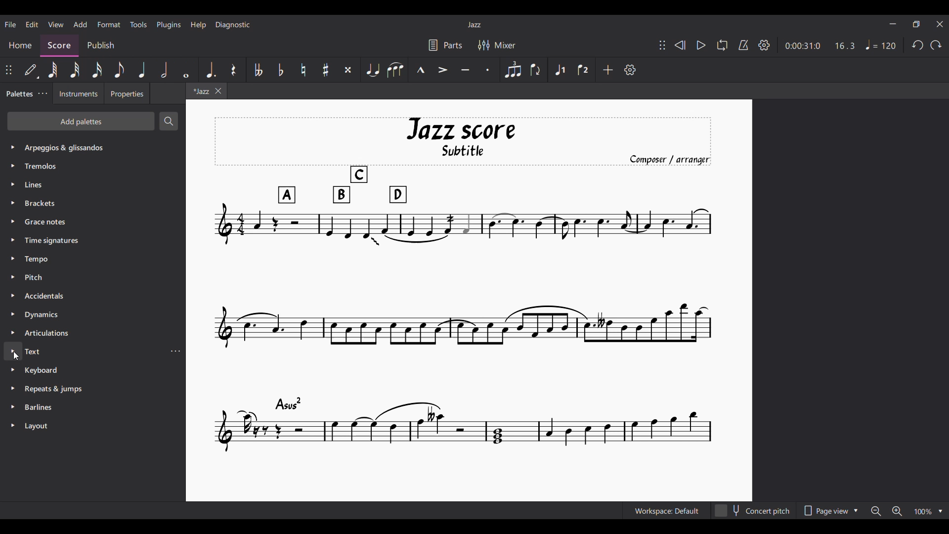  Describe the element at coordinates (77, 95) in the screenshot. I see `Instruments` at that location.